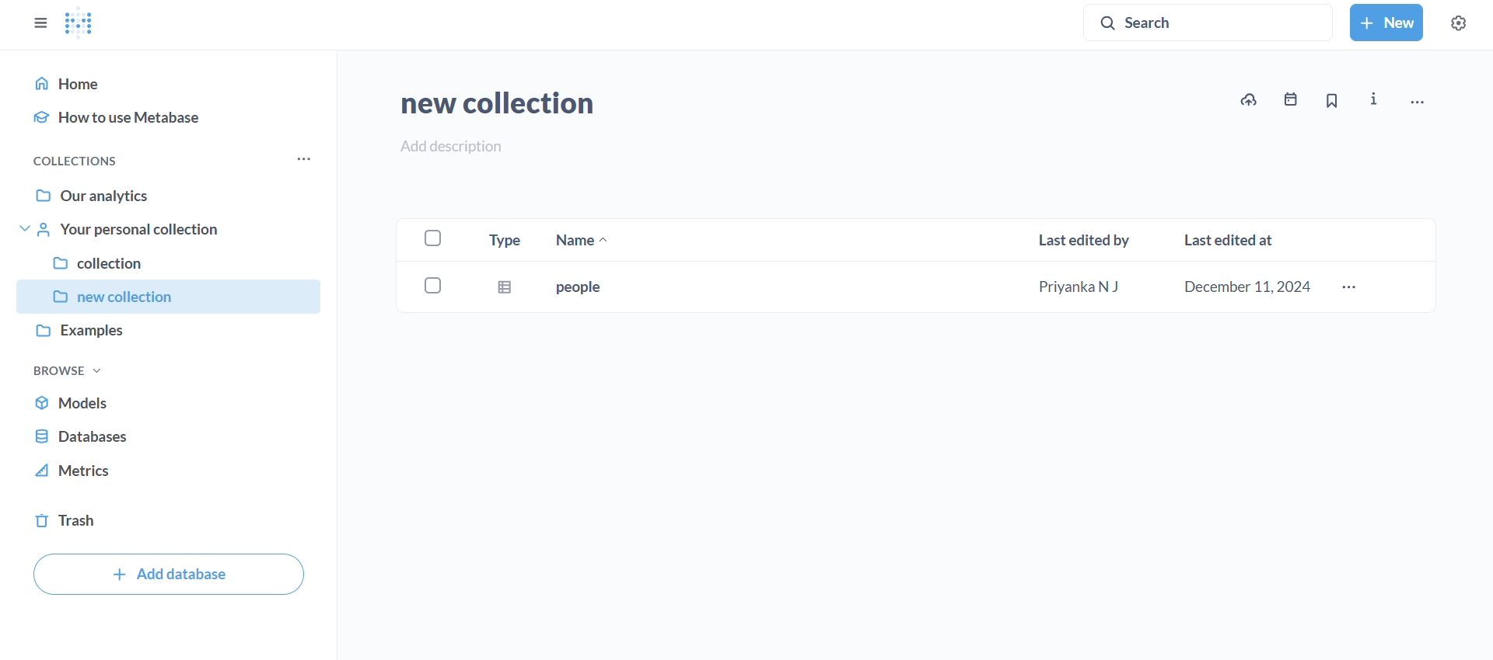 The image size is (1493, 660). Describe the element at coordinates (170, 571) in the screenshot. I see `add database` at that location.